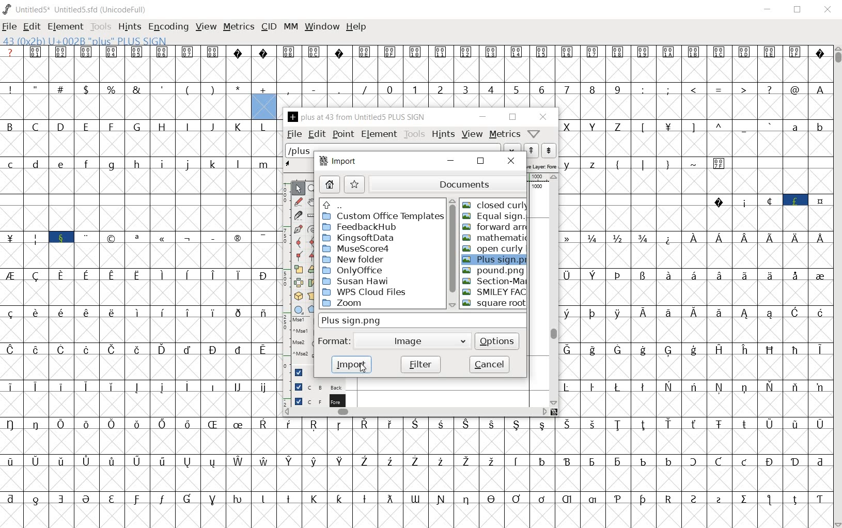  I want to click on Latin extended characters, so click(731, 325).